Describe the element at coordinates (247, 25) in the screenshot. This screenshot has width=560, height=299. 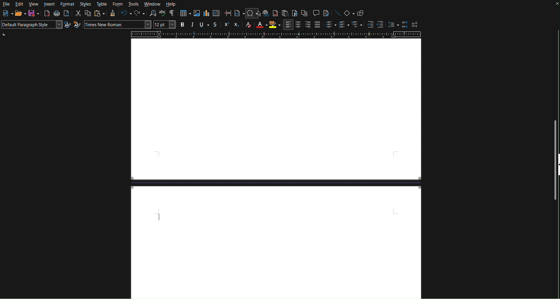
I see `Remove Formatting` at that location.